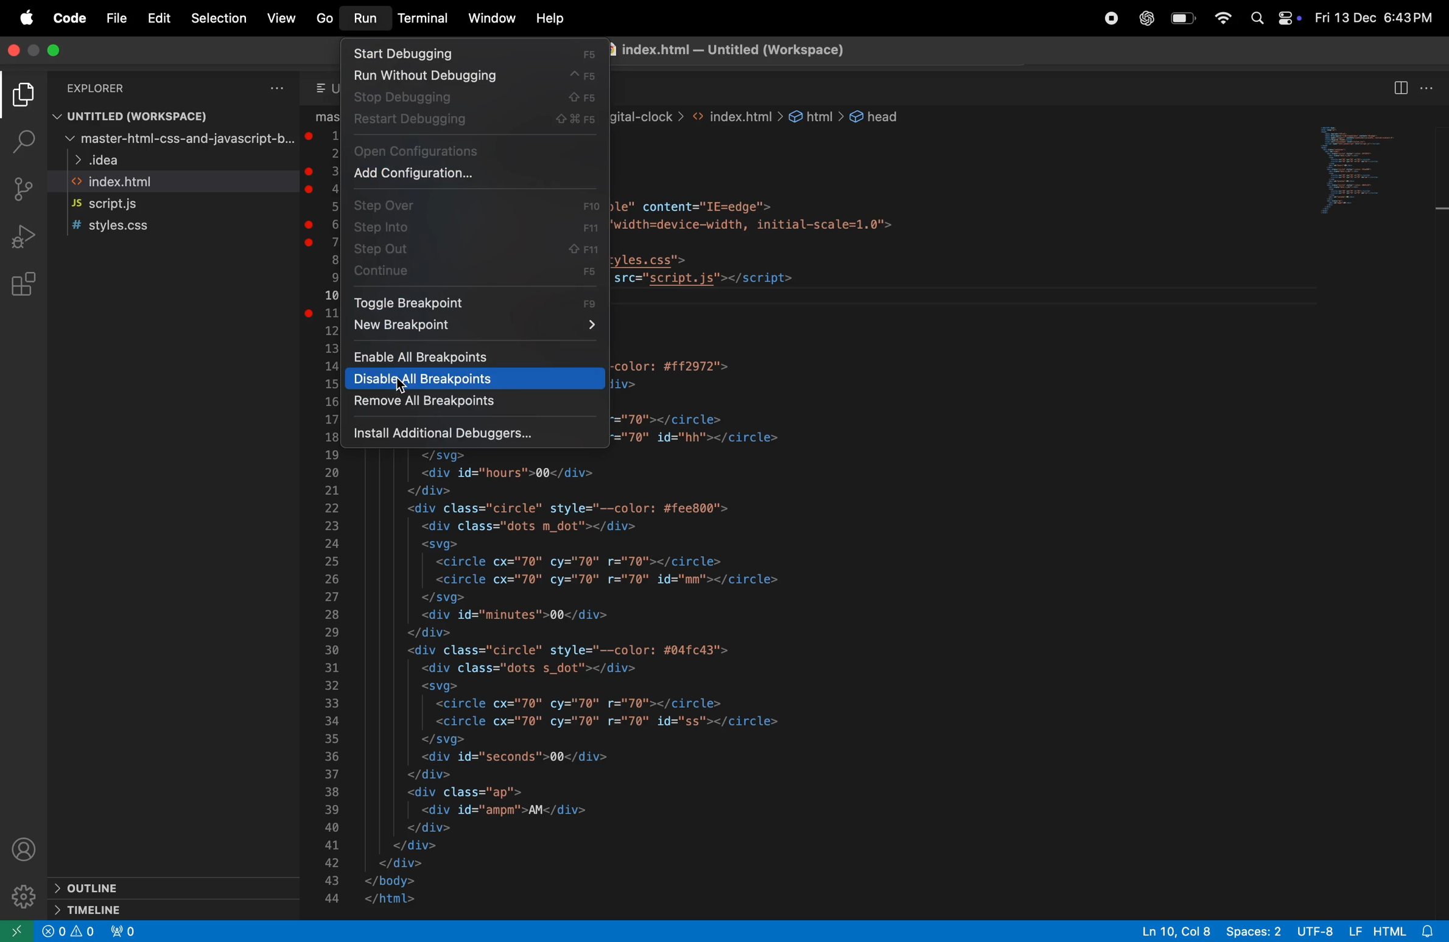 Image resolution: width=1449 pixels, height=942 pixels. I want to click on Lf Html, so click(1391, 930).